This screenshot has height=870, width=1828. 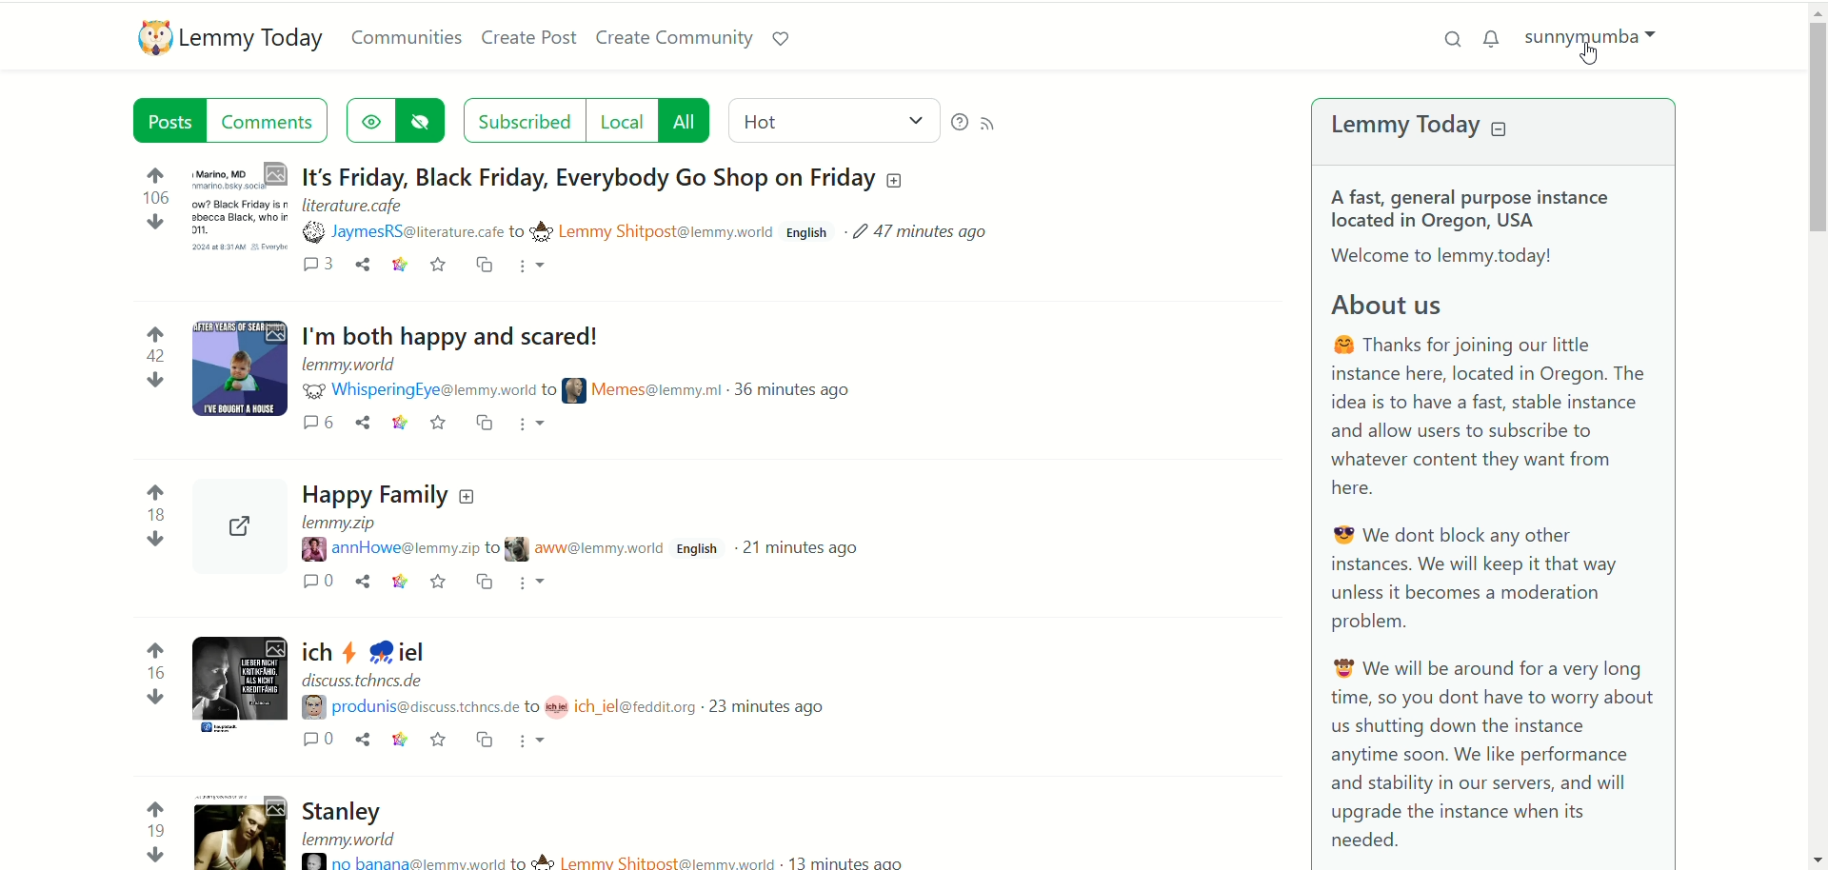 What do you see at coordinates (364, 267) in the screenshot?
I see `share` at bounding box center [364, 267].